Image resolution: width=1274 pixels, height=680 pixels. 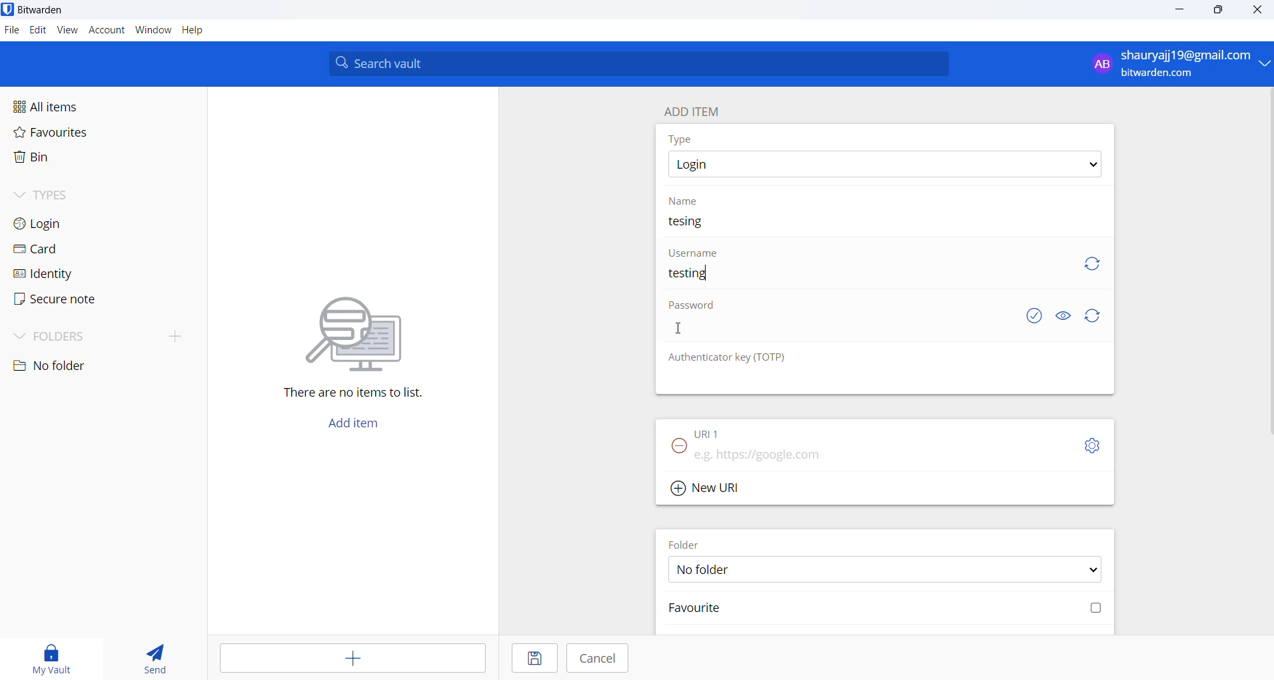 What do you see at coordinates (842, 334) in the screenshot?
I see `Password input box` at bounding box center [842, 334].